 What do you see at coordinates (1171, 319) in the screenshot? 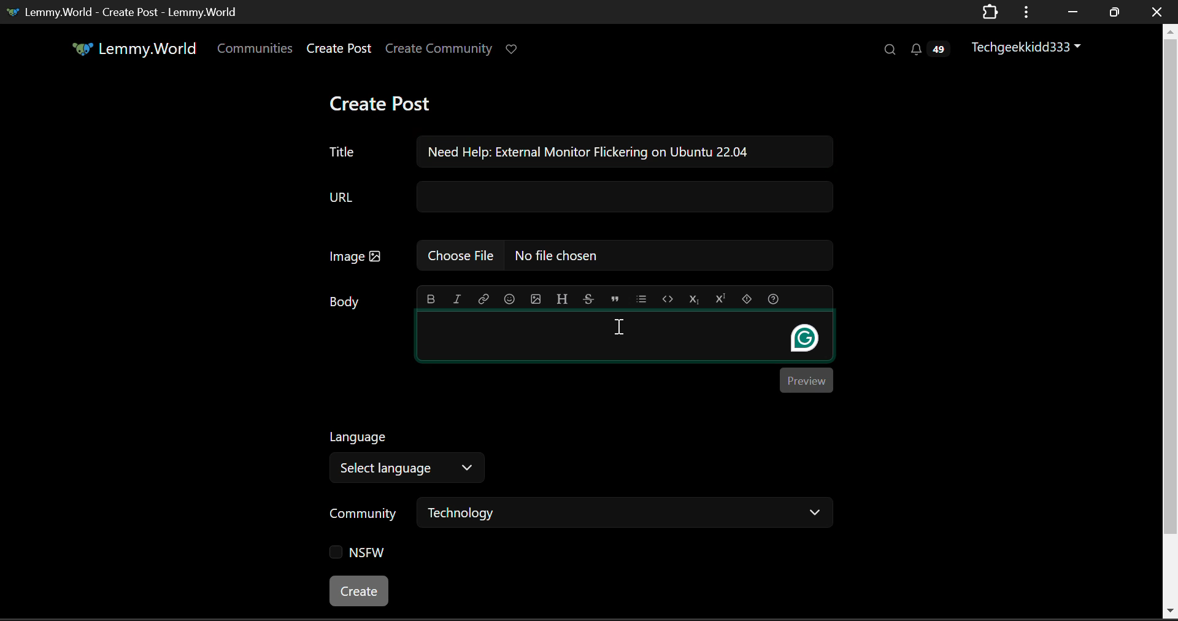
I see `Vertical Scroll Bar` at bounding box center [1171, 319].